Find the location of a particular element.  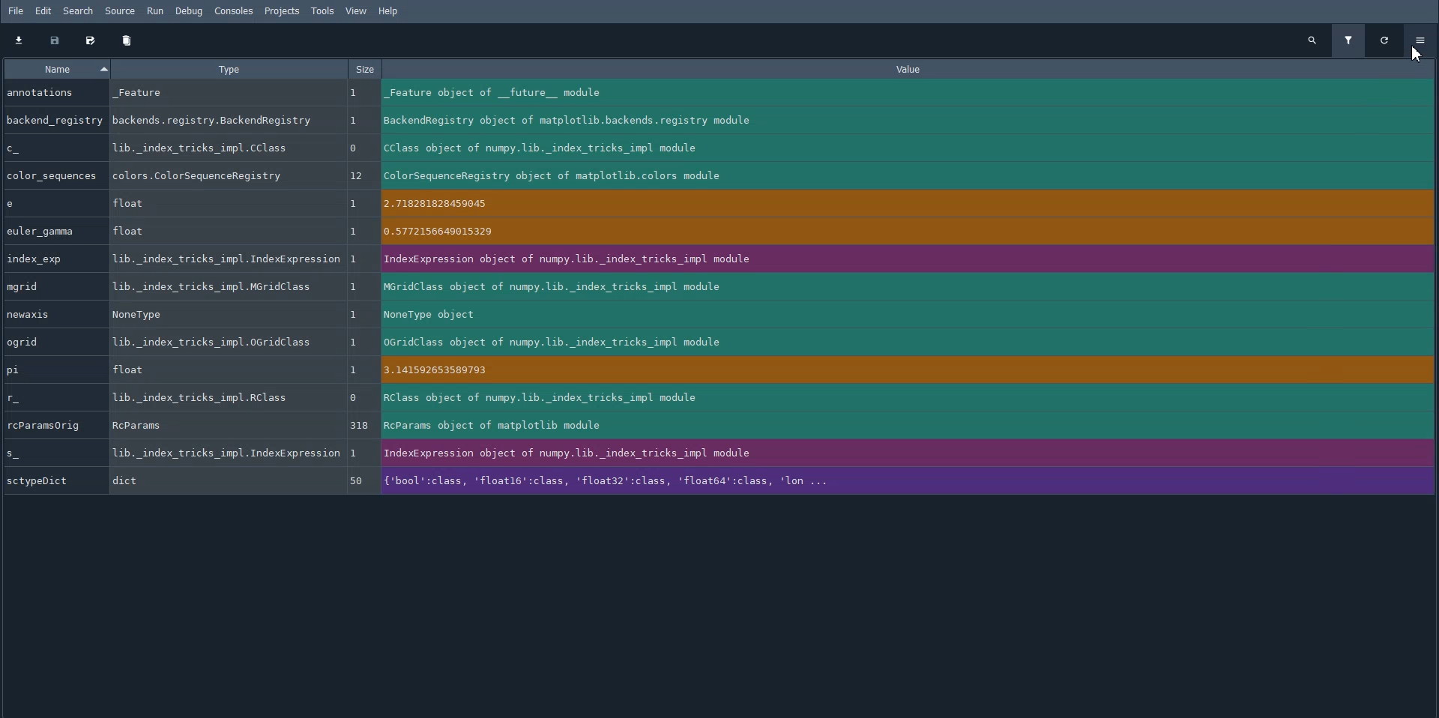

Refresh variables is located at coordinates (1385, 40).